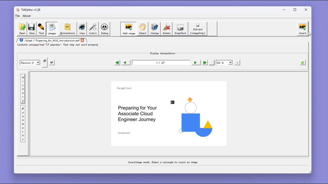 This screenshot has width=328, height=184. What do you see at coordinates (142, 29) in the screenshot?
I see `Select ` at bounding box center [142, 29].